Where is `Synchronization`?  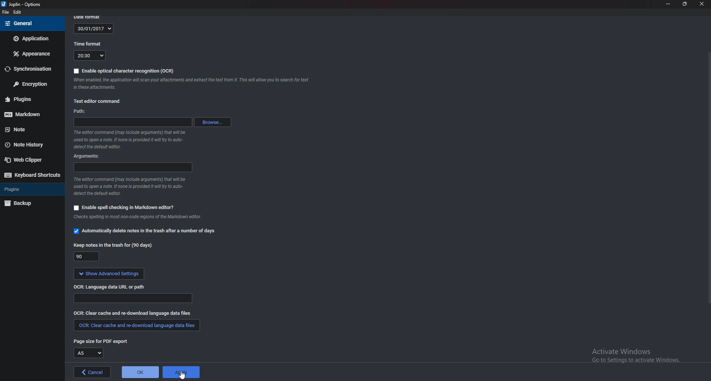 Synchronization is located at coordinates (29, 68).